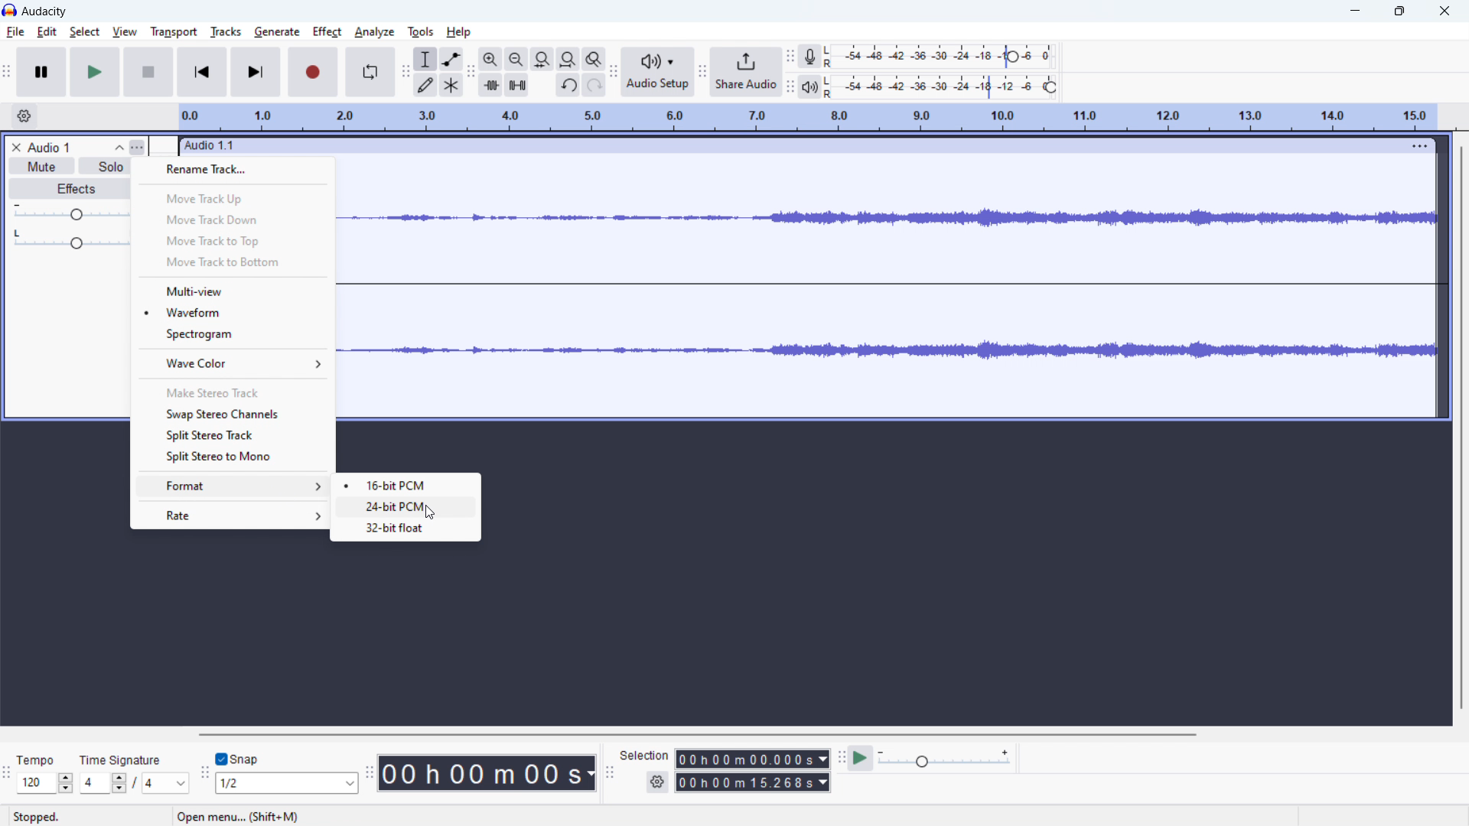  Describe the element at coordinates (95, 72) in the screenshot. I see `play` at that location.